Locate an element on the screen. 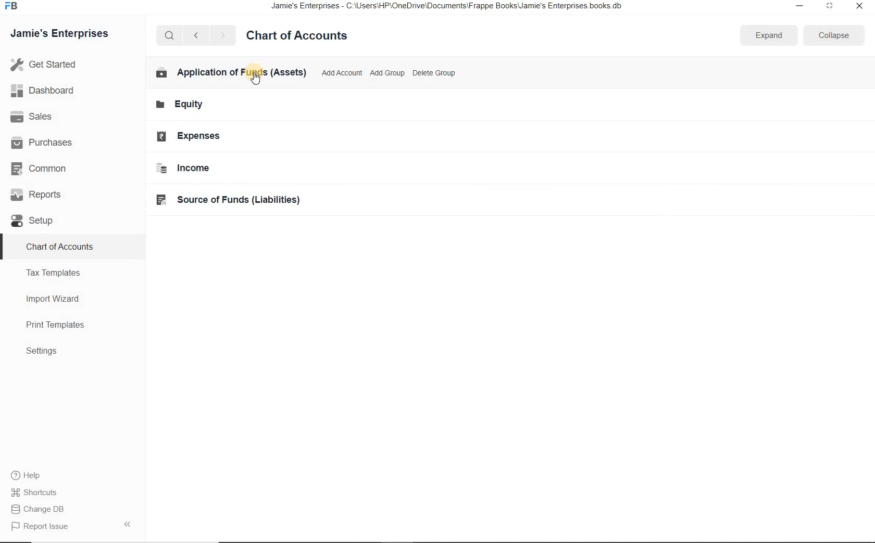 This screenshot has height=543, width=875. Print Templates is located at coordinates (61, 326).